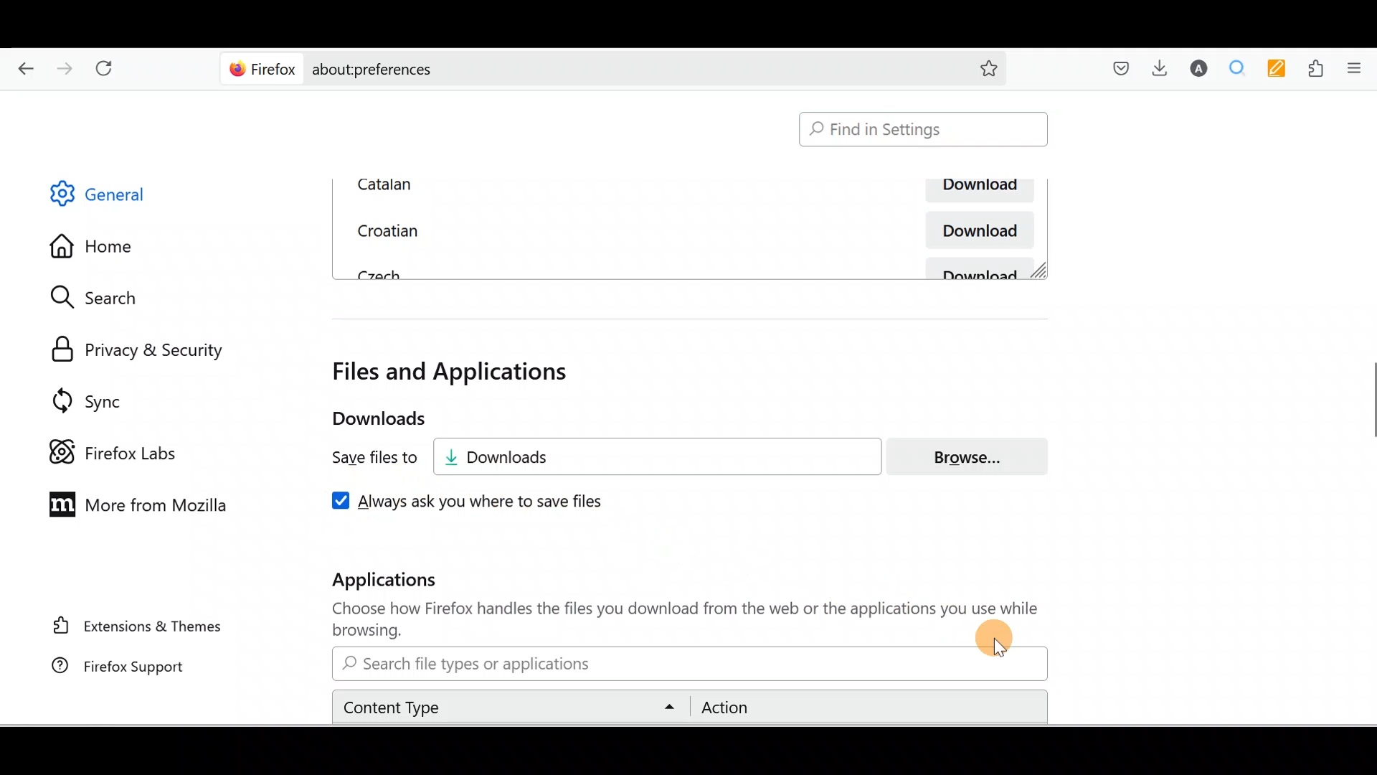 This screenshot has width=1377, height=775. I want to click on cursor, so click(1001, 649).